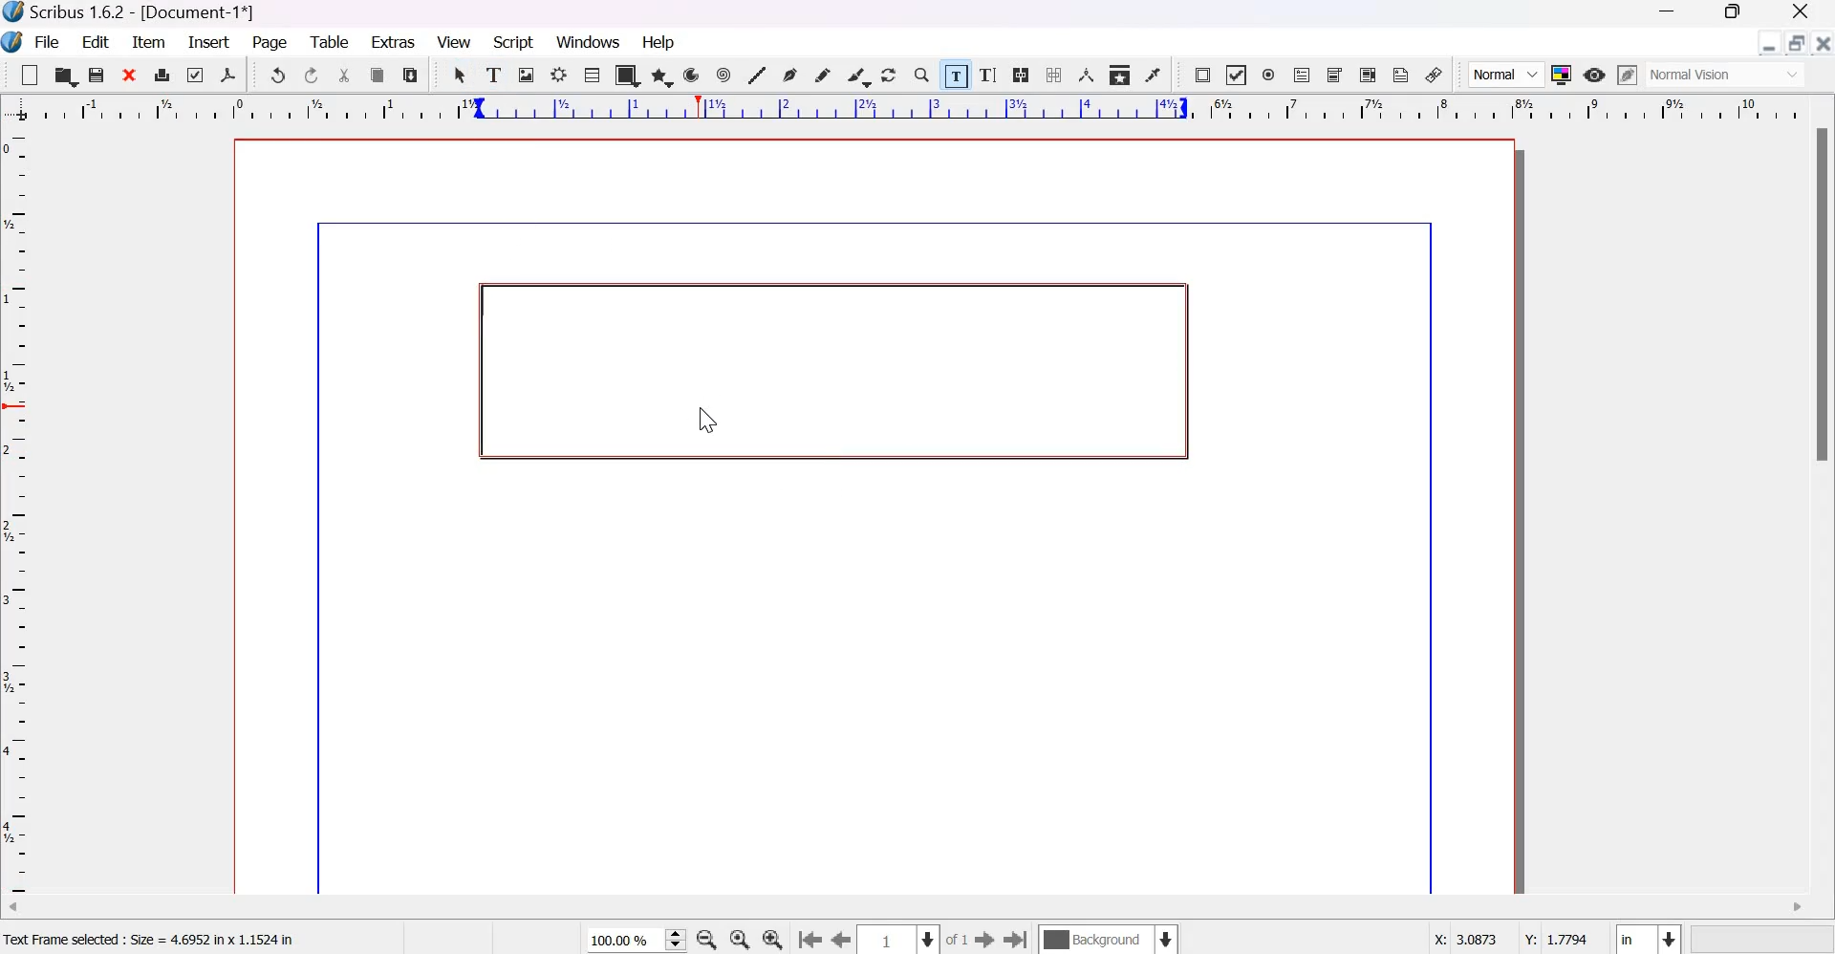 The width and height of the screenshot is (1835, 954). I want to click on PDF list box, so click(1370, 75).